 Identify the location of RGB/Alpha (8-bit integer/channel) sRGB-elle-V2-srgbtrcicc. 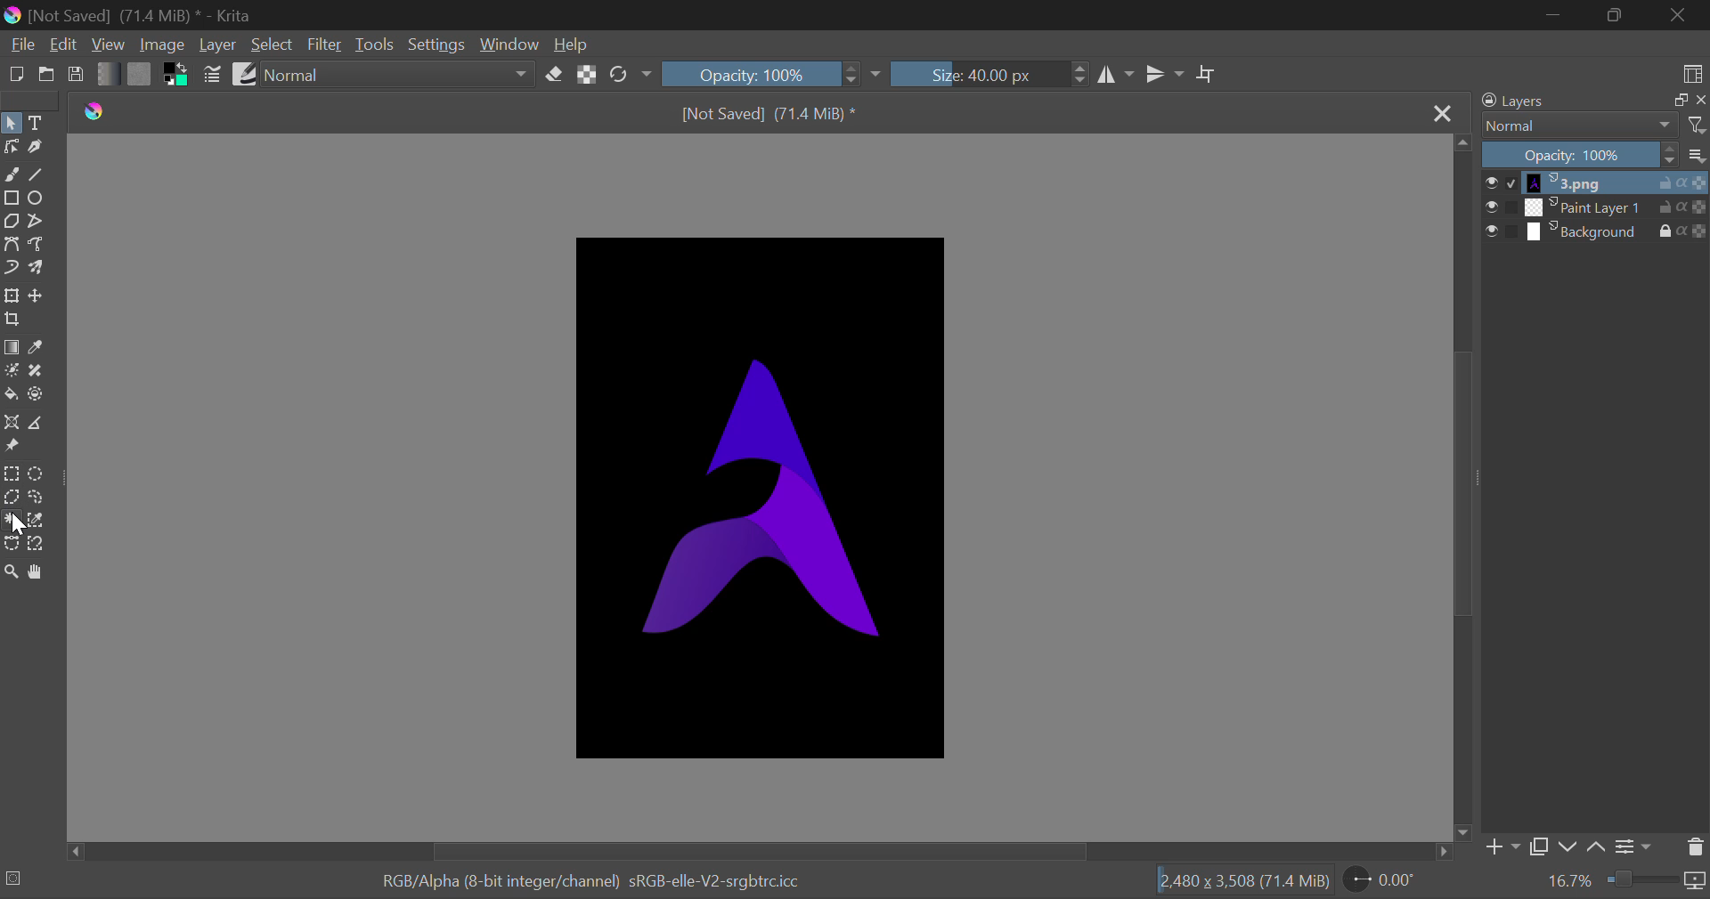
(593, 882).